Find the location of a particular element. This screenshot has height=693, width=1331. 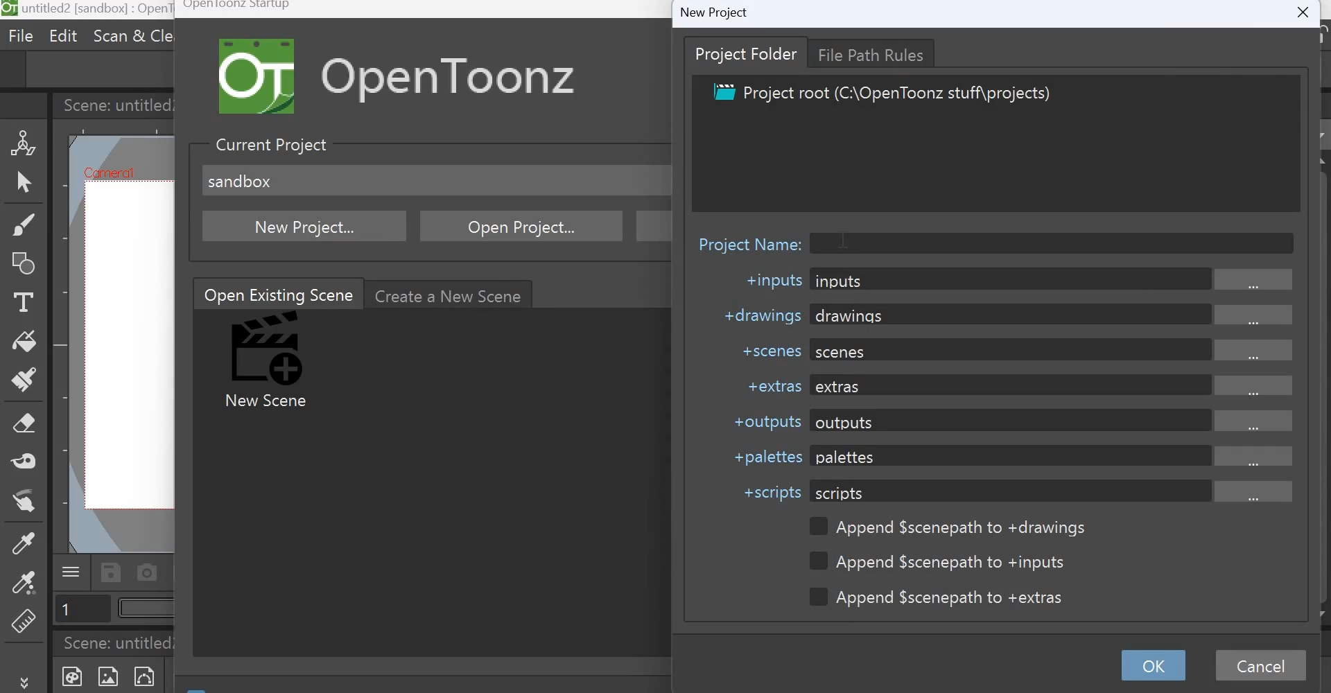

Open Project is located at coordinates (523, 226).